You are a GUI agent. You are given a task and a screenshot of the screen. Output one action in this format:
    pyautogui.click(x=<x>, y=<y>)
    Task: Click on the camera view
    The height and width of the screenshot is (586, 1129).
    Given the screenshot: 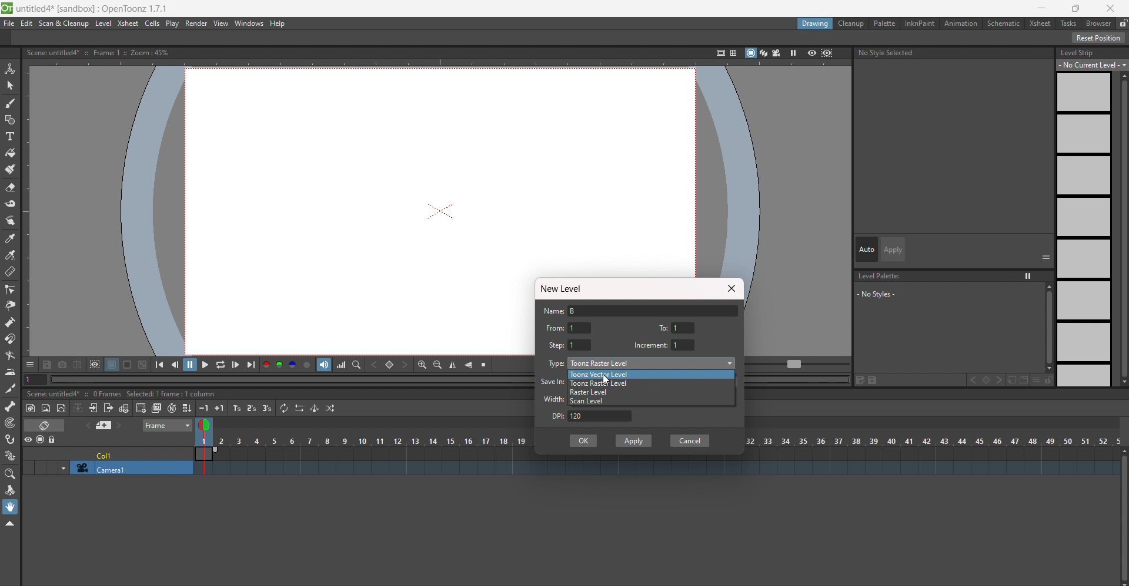 What is the action you would take?
    pyautogui.click(x=777, y=53)
    